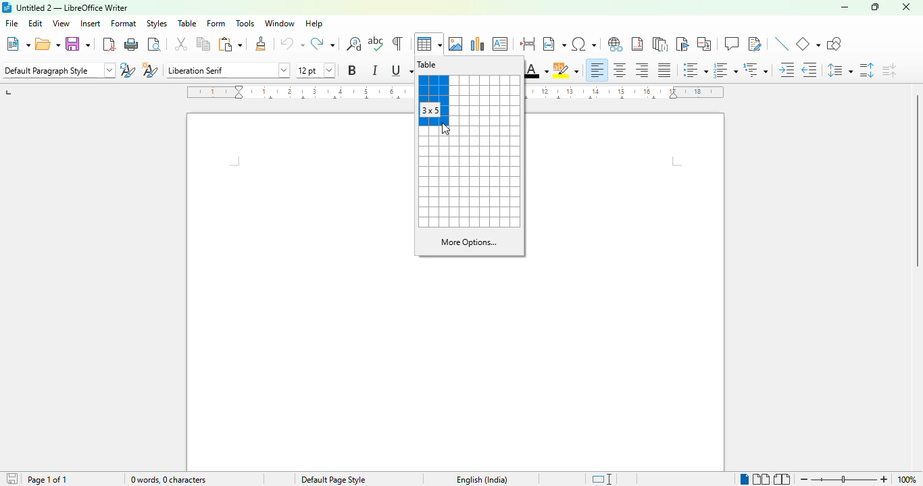  I want to click on show draw functions, so click(834, 43).